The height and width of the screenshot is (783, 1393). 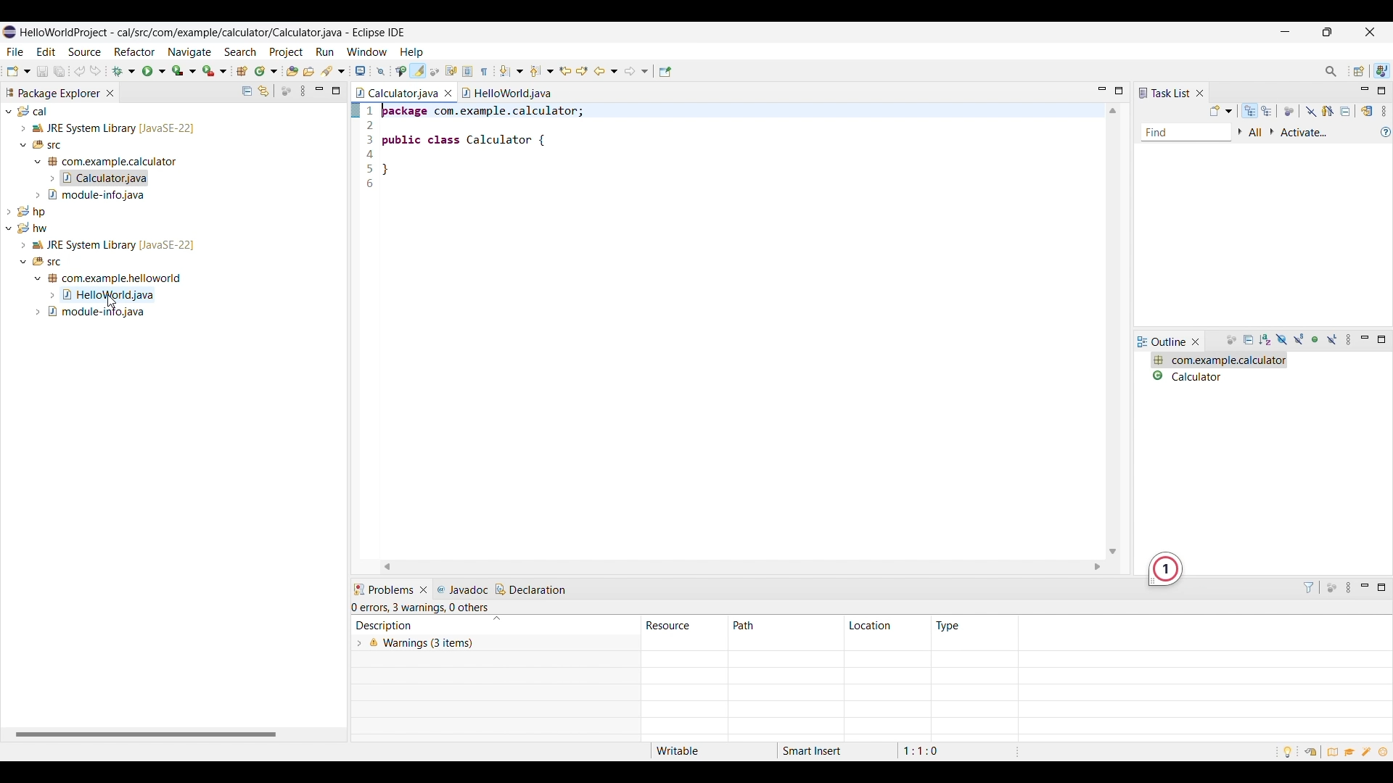 I want to click on HelloWorldProject - cal/src/com/example/calculator/Calculator.java - Eclipse IDE, so click(x=213, y=32).